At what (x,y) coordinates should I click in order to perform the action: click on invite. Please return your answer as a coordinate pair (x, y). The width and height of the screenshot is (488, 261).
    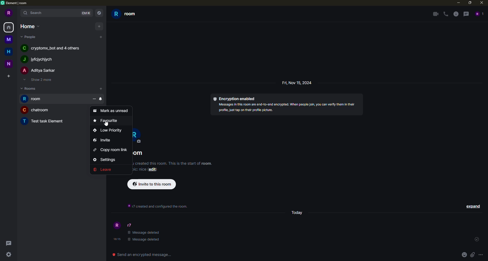
    Looking at the image, I should click on (102, 140).